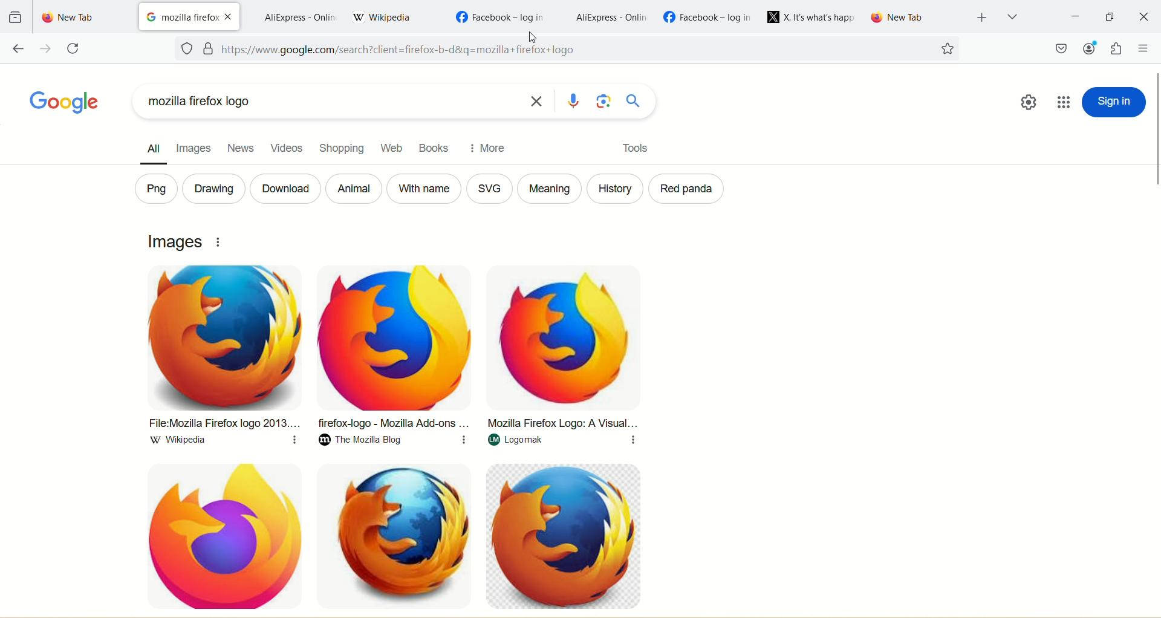 The height and width of the screenshot is (618, 1161). I want to click on maximize, so click(1111, 15).